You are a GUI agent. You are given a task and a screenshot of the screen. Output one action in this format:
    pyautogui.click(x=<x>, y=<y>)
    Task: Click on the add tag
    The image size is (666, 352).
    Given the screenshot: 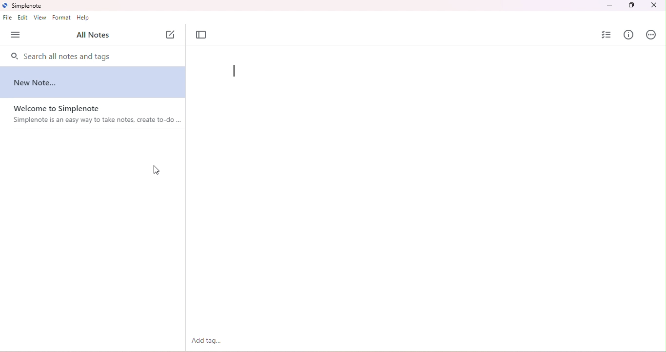 What is the action you would take?
    pyautogui.click(x=208, y=341)
    